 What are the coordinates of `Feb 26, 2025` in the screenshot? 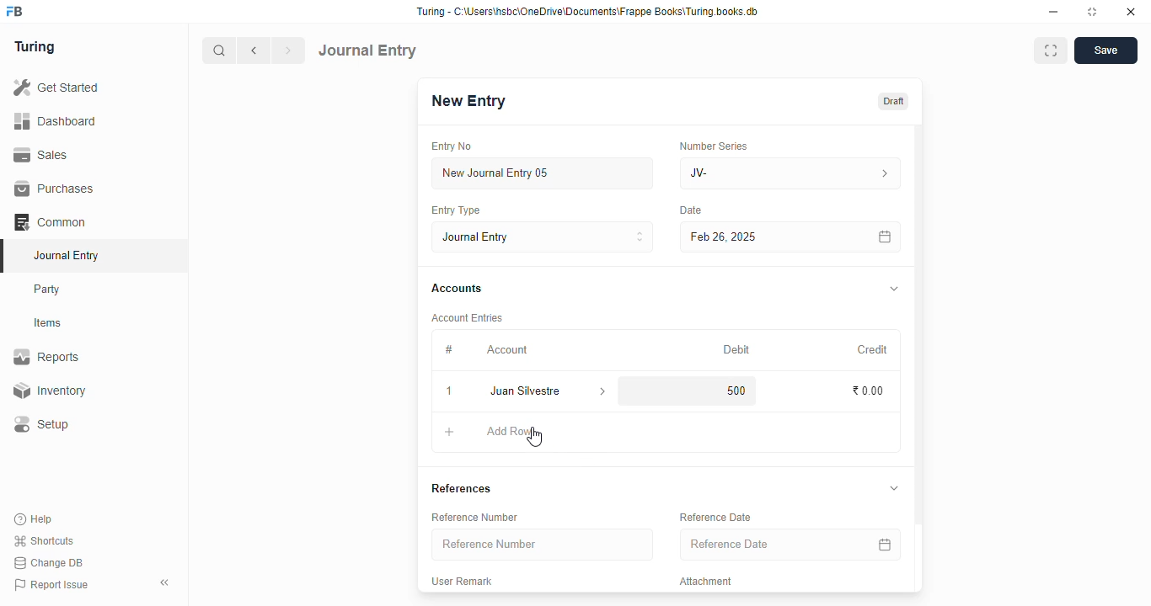 It's located at (754, 237).